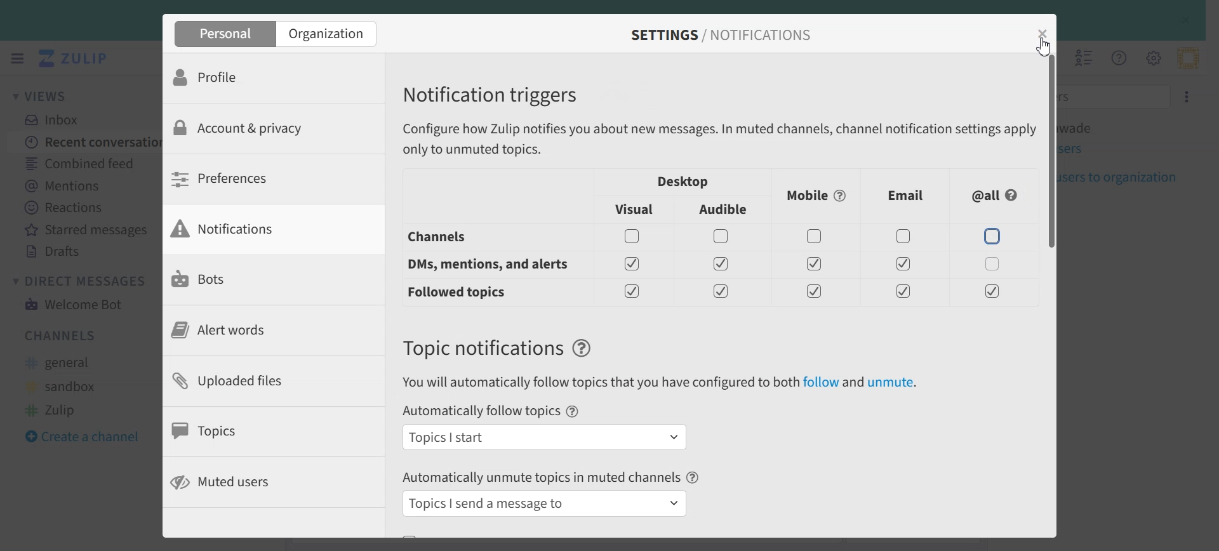  What do you see at coordinates (573, 411) in the screenshot?
I see `Help` at bounding box center [573, 411].